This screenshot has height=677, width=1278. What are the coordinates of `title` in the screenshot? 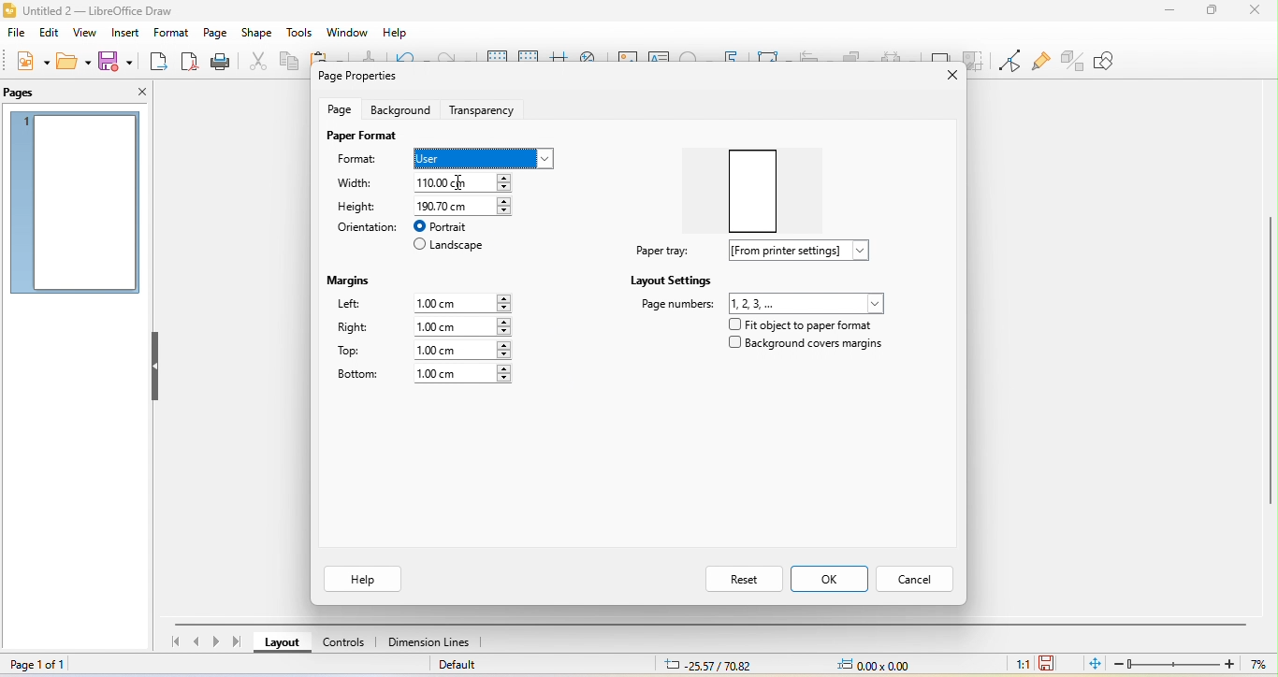 It's located at (114, 9).